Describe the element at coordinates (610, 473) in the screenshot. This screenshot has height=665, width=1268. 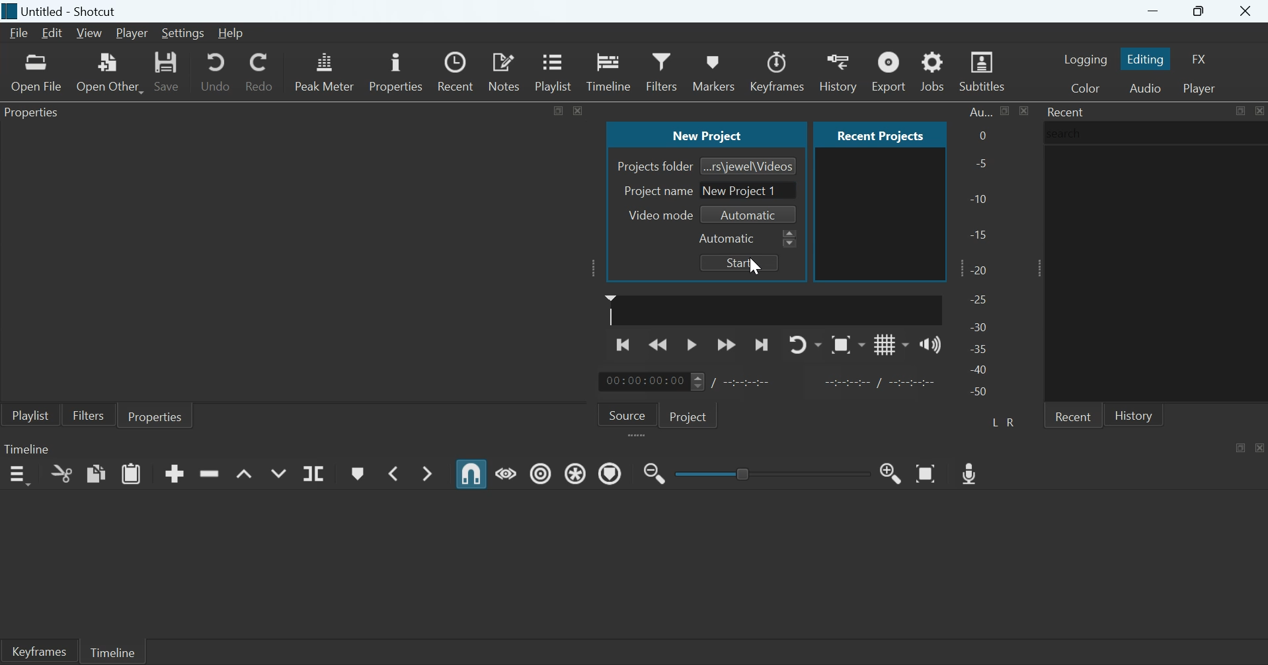
I see `Ripple markers` at that location.